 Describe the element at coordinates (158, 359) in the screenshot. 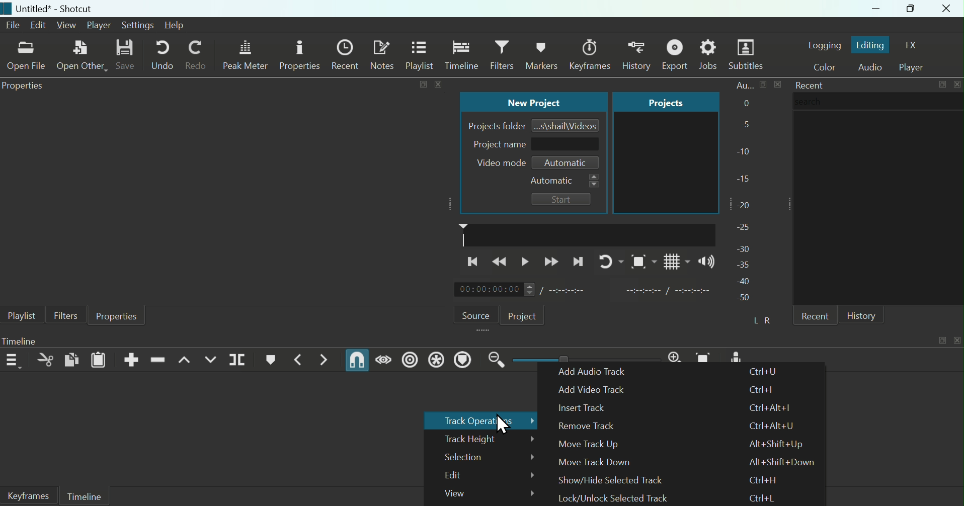

I see `Ripple/Delete` at that location.